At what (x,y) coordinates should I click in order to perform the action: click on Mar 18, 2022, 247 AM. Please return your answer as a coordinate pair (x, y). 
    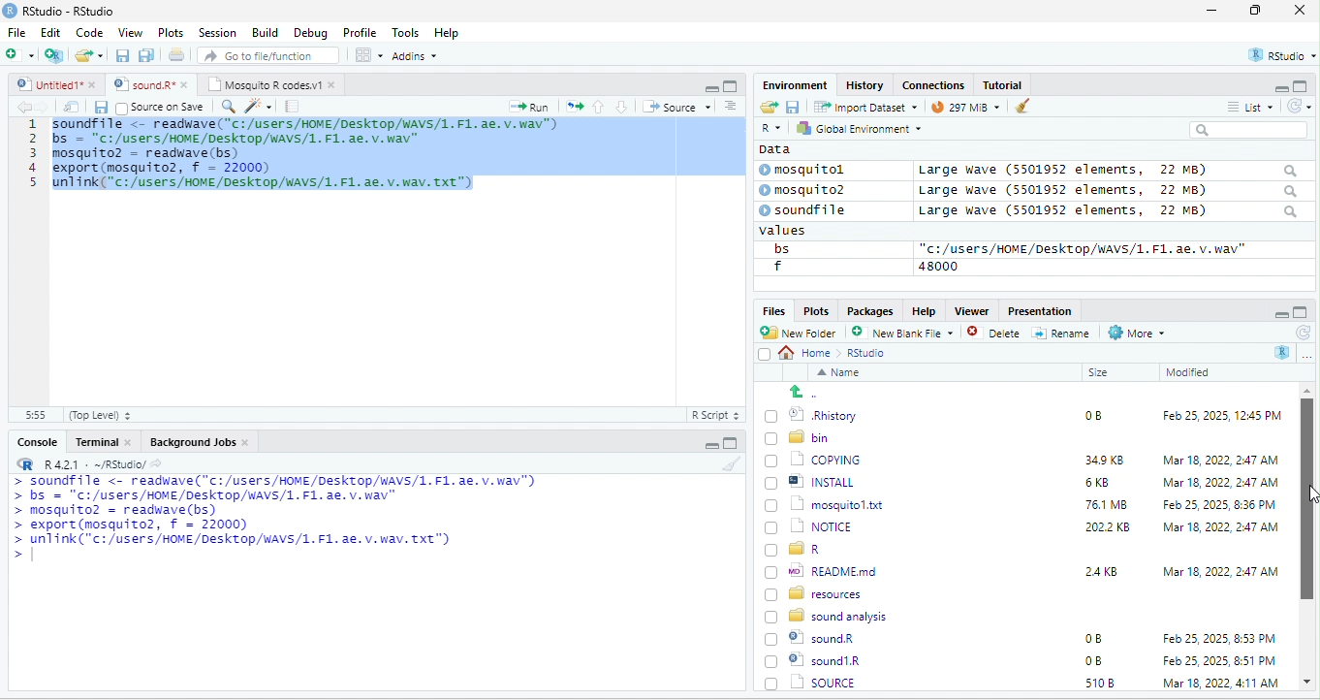
    Looking at the image, I should click on (1221, 460).